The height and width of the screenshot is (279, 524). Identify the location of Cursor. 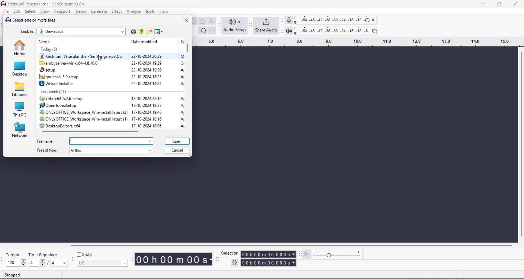
(100, 59).